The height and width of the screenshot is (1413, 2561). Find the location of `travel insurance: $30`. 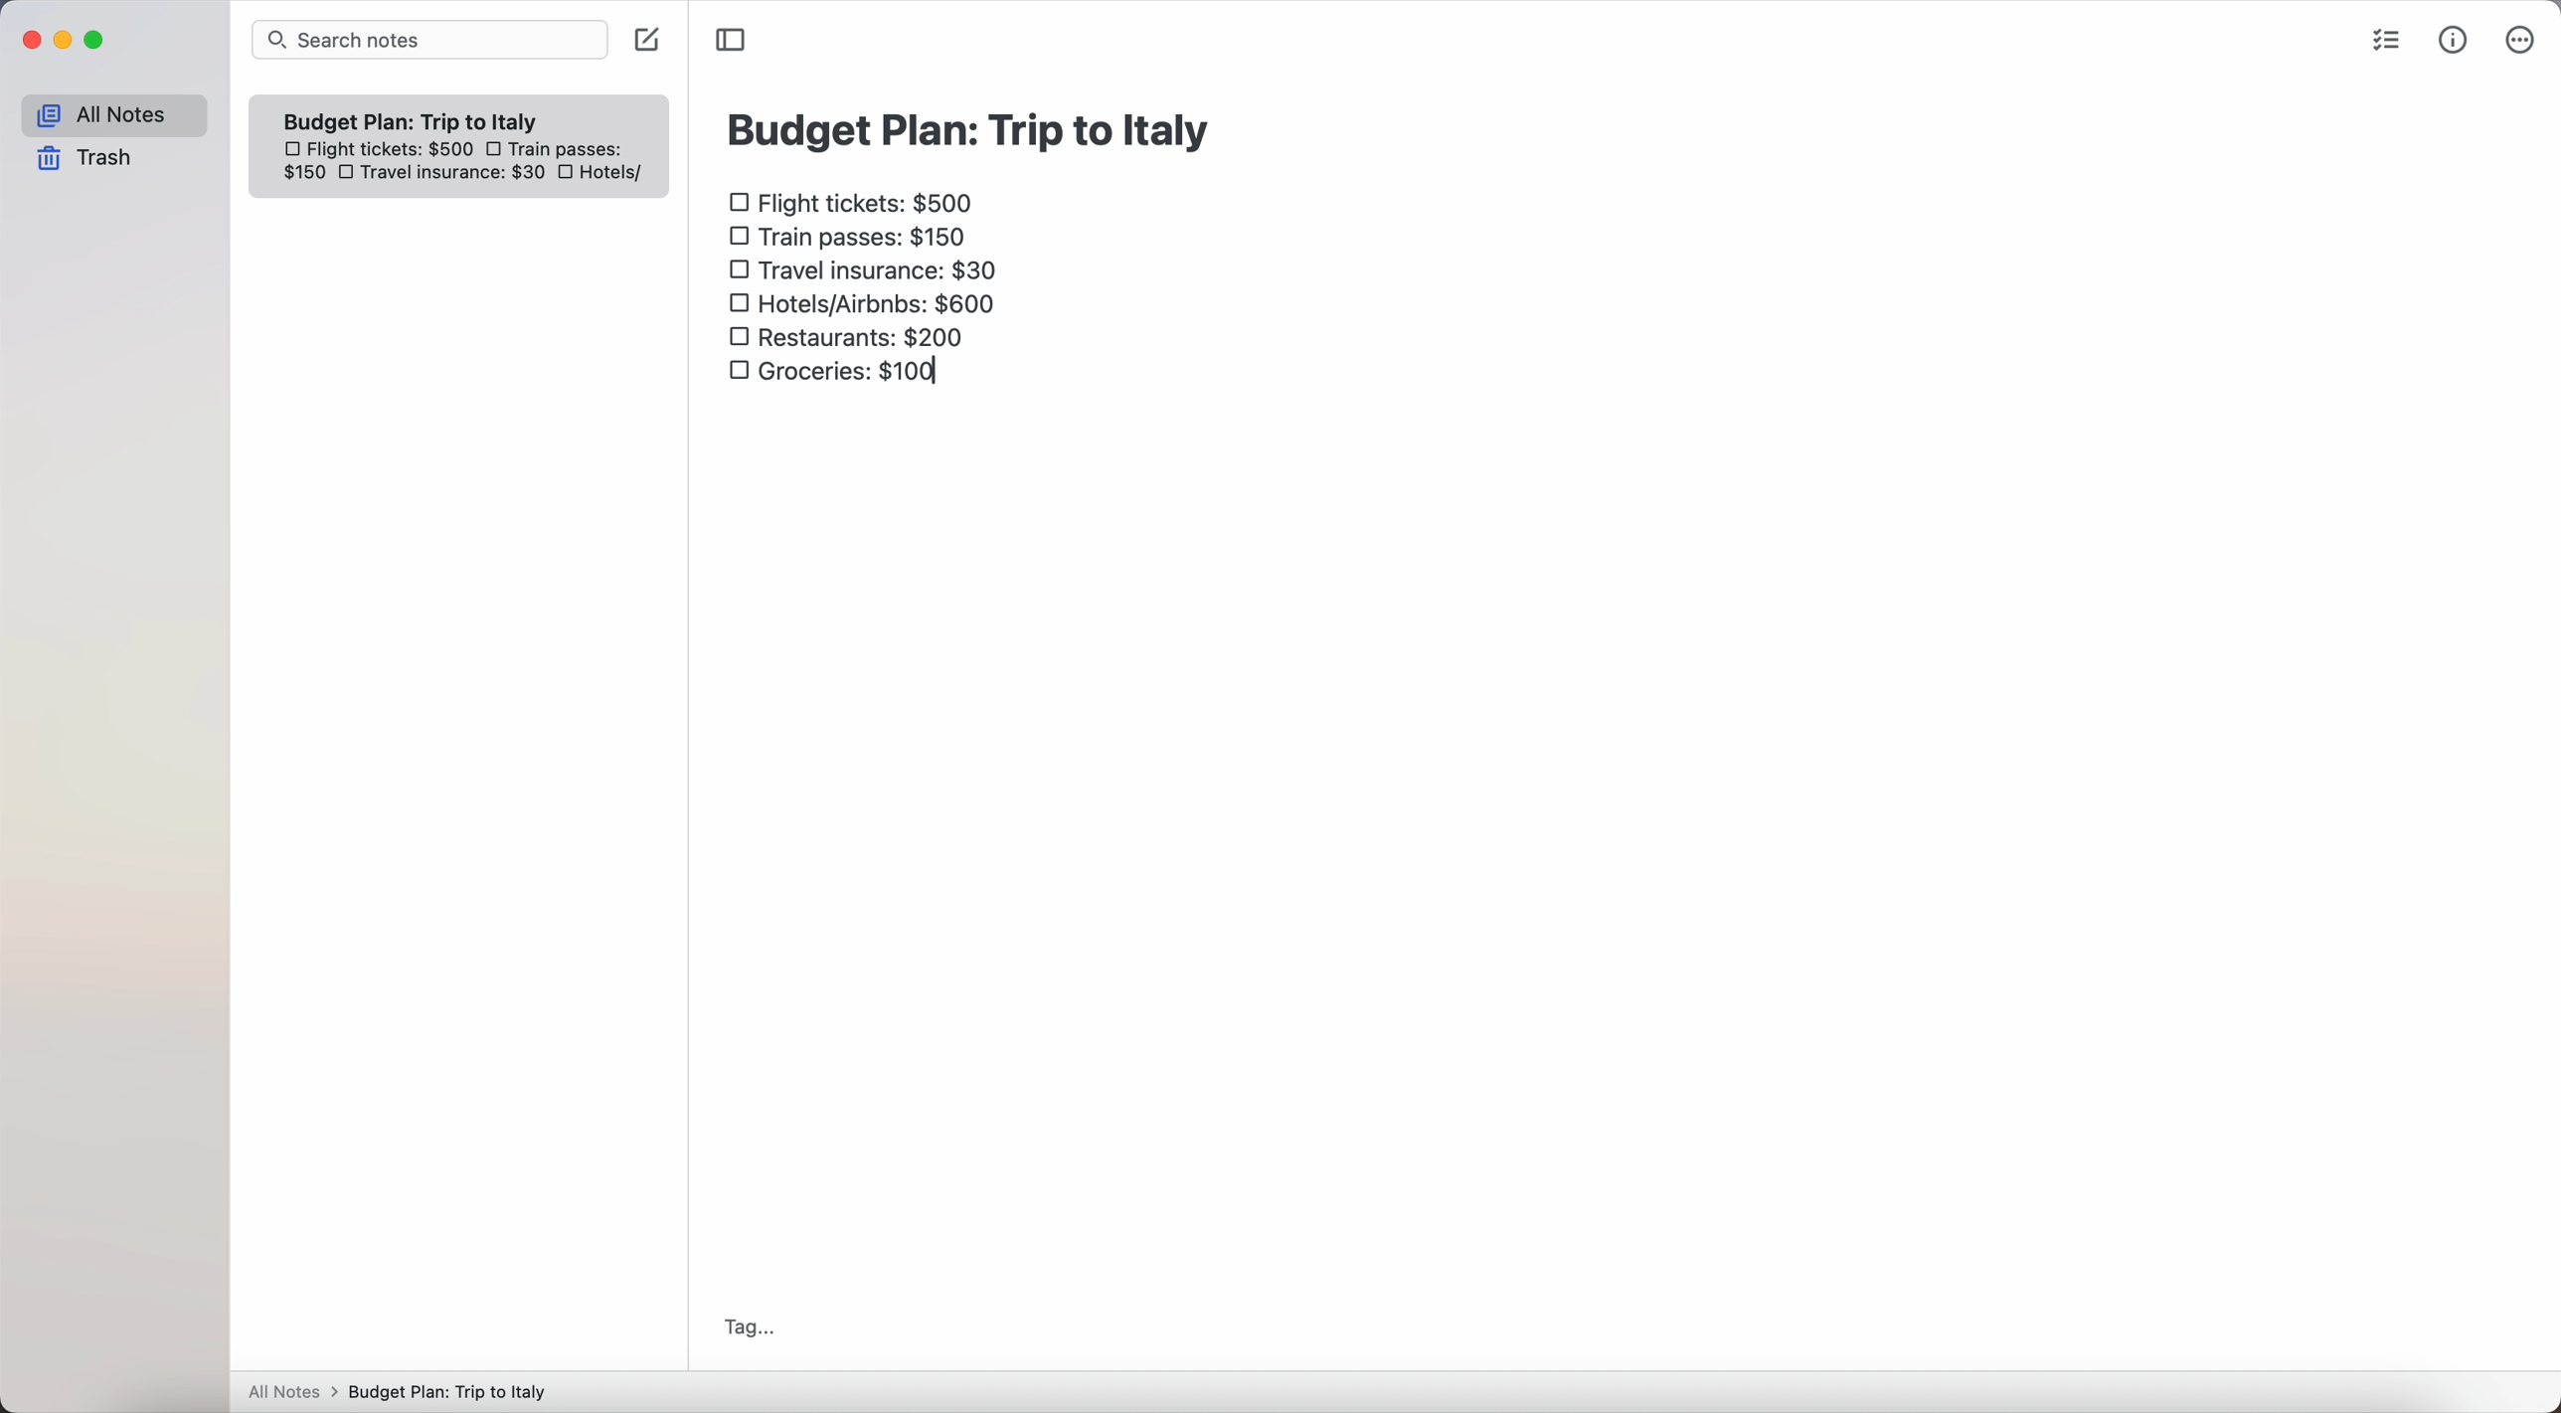

travel insurance: $30 is located at coordinates (458, 176).